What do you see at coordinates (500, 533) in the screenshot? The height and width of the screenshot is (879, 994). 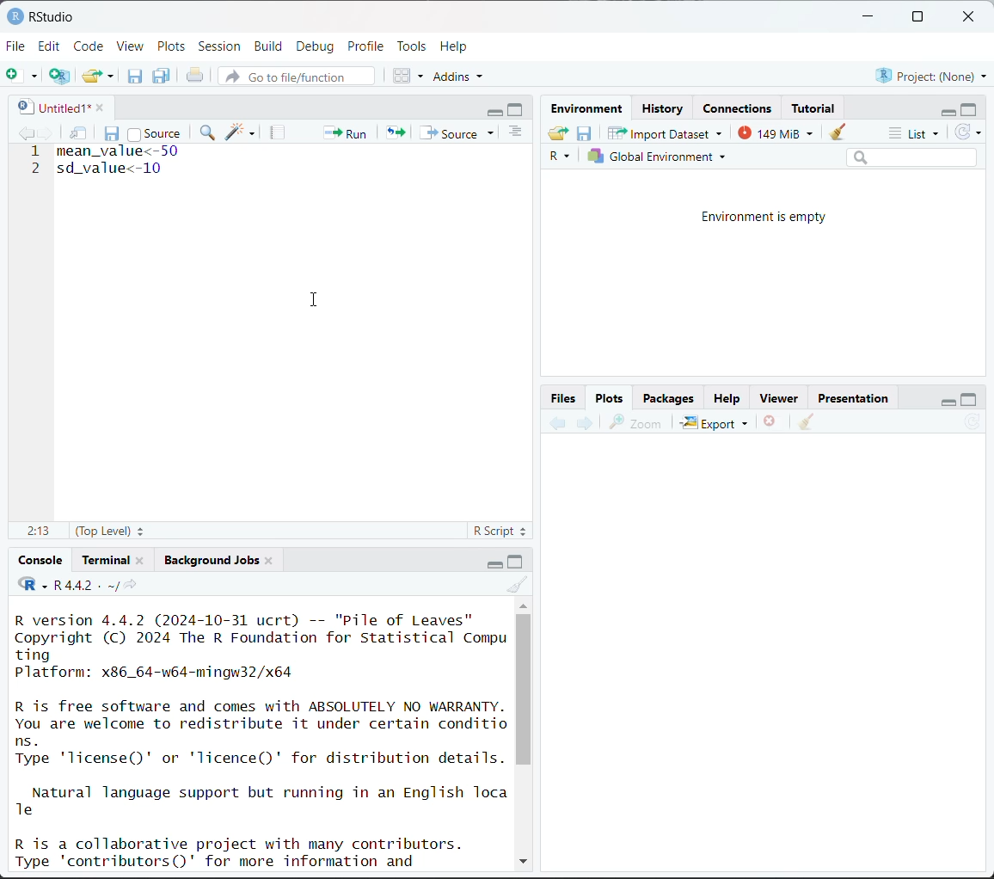 I see `R script` at bounding box center [500, 533].